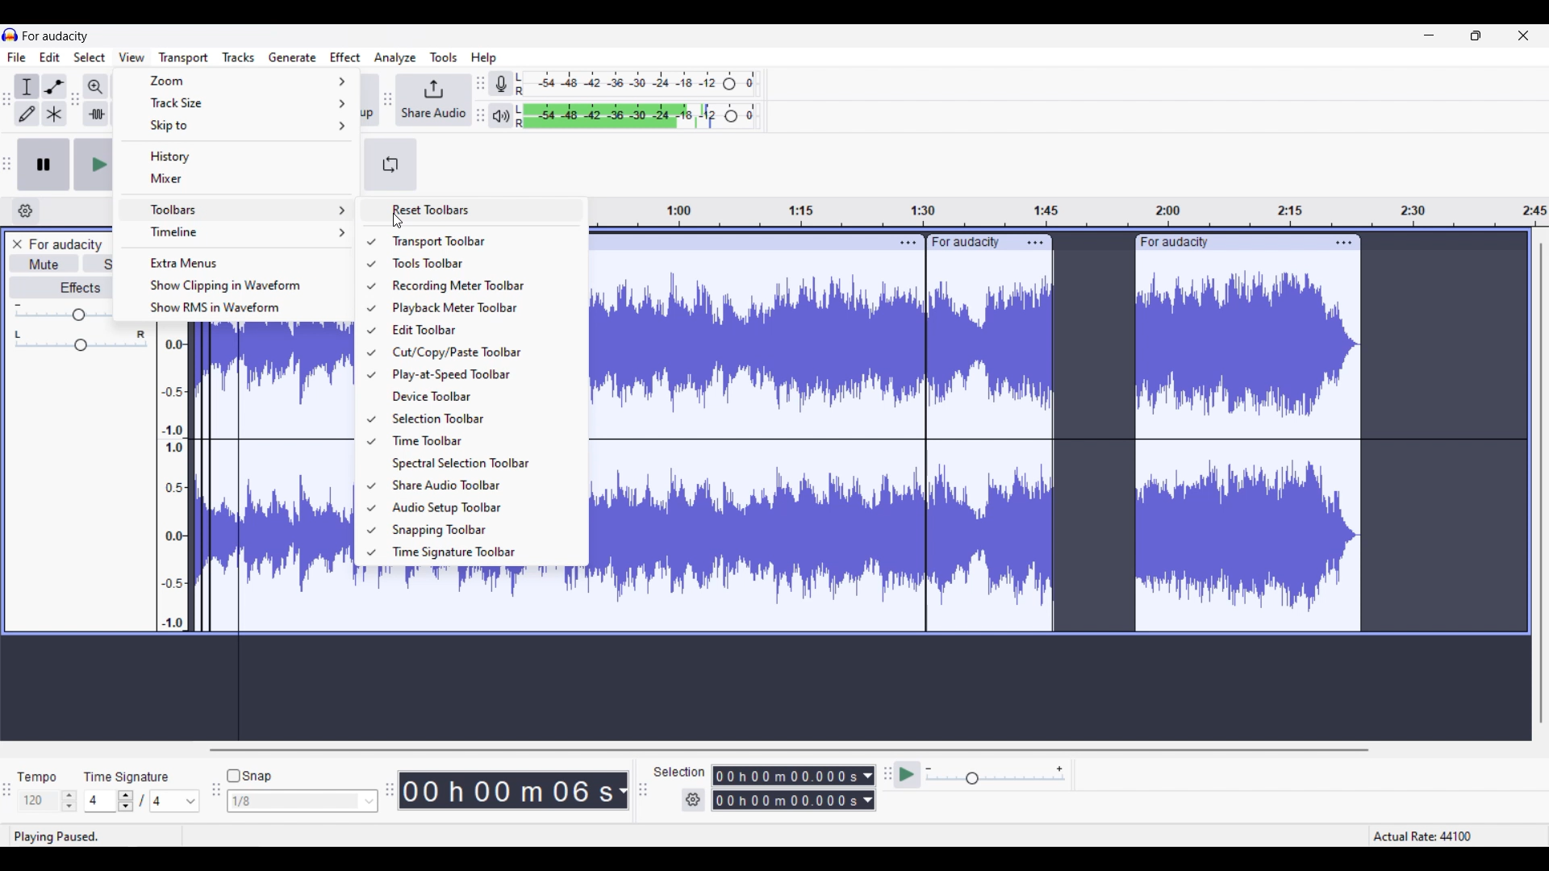  Describe the element at coordinates (870, 788) in the screenshot. I see `Duration measurement` at that location.